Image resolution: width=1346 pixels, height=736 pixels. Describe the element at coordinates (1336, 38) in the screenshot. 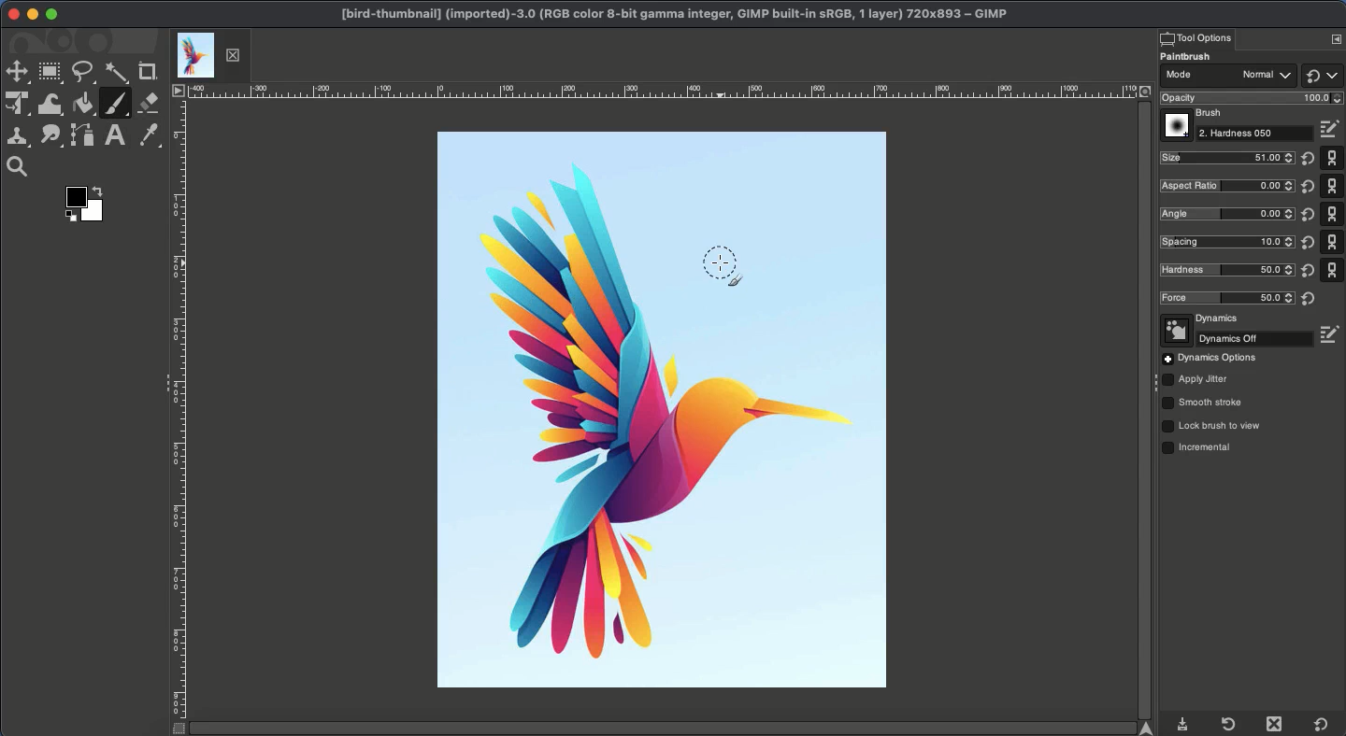

I see `Options` at that location.